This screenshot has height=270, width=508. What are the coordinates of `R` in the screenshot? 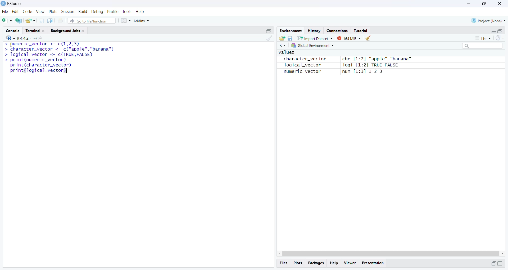 It's located at (282, 46).